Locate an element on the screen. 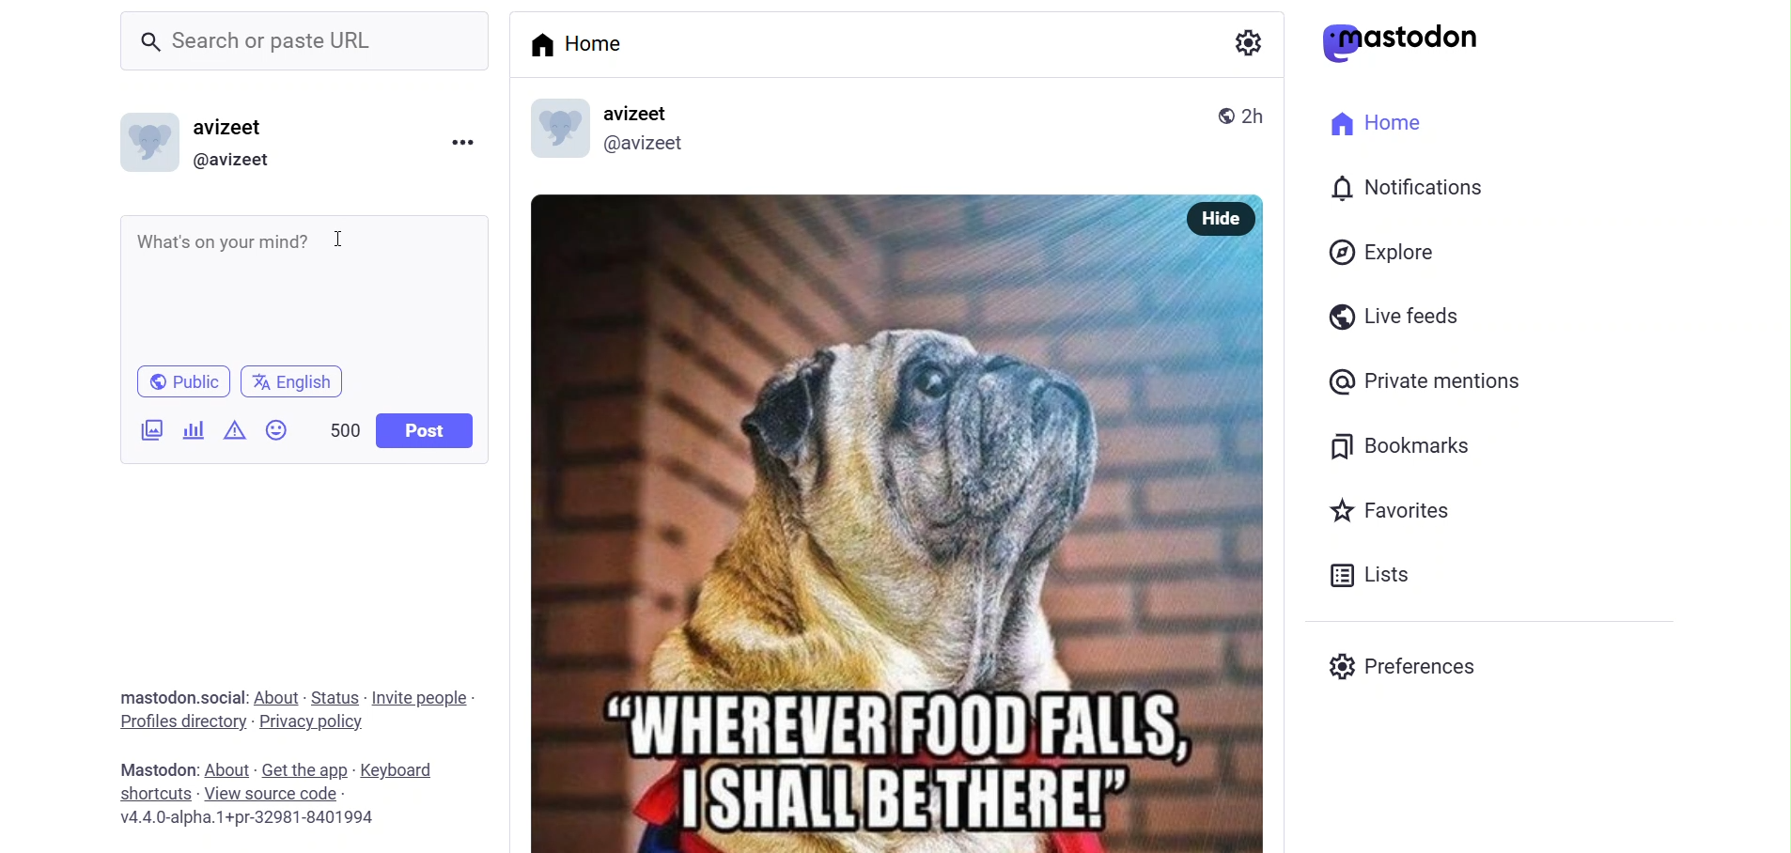  text is located at coordinates (156, 697).